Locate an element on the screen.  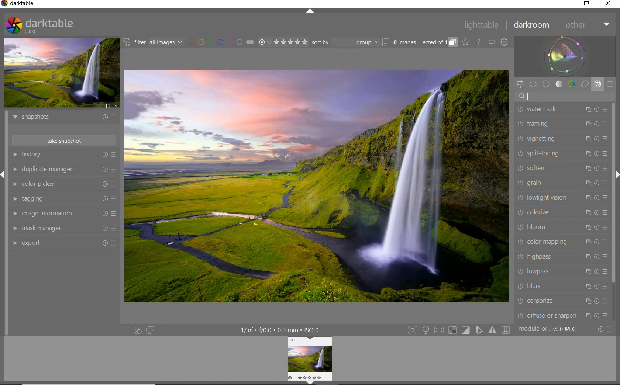
soften is located at coordinates (562, 168).